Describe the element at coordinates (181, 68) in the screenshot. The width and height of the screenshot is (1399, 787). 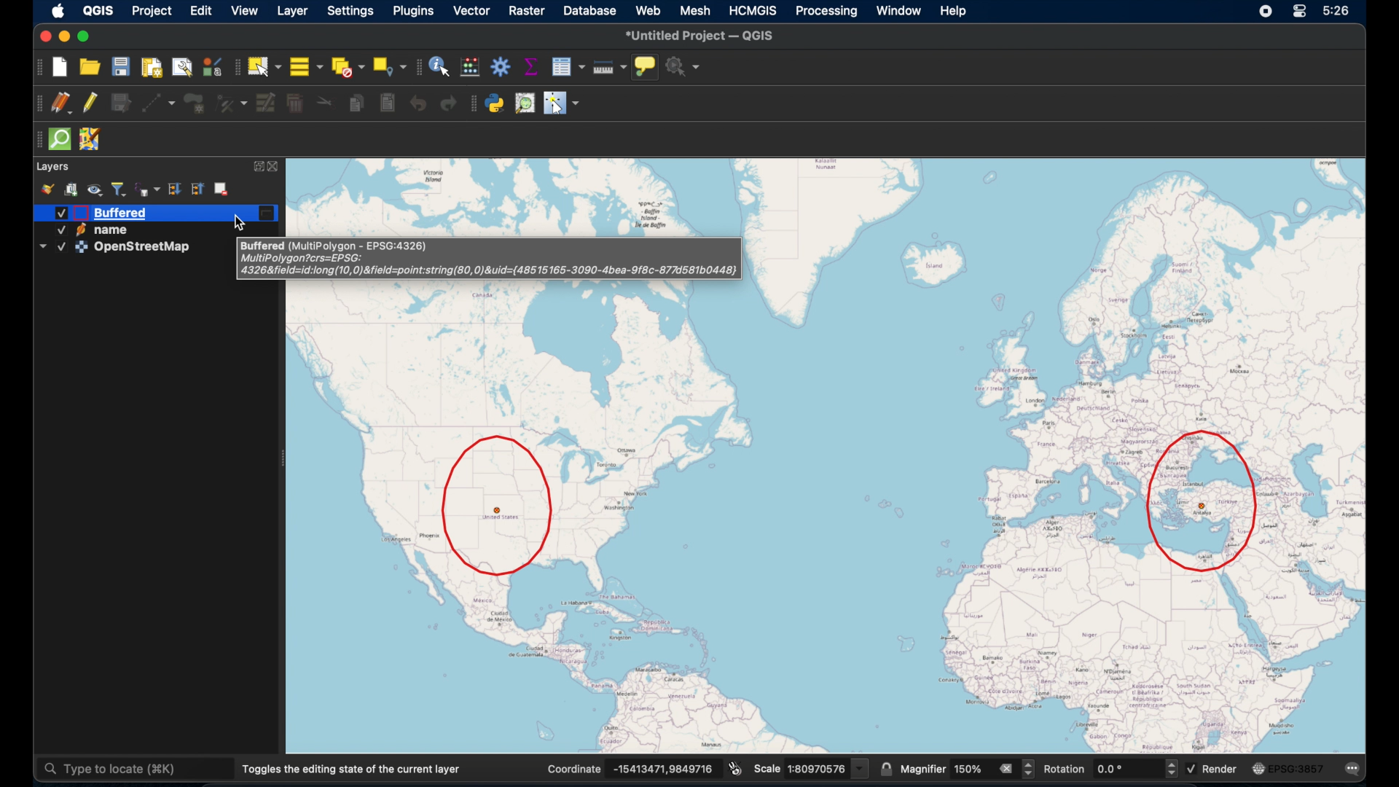
I see `show layout manager` at that location.